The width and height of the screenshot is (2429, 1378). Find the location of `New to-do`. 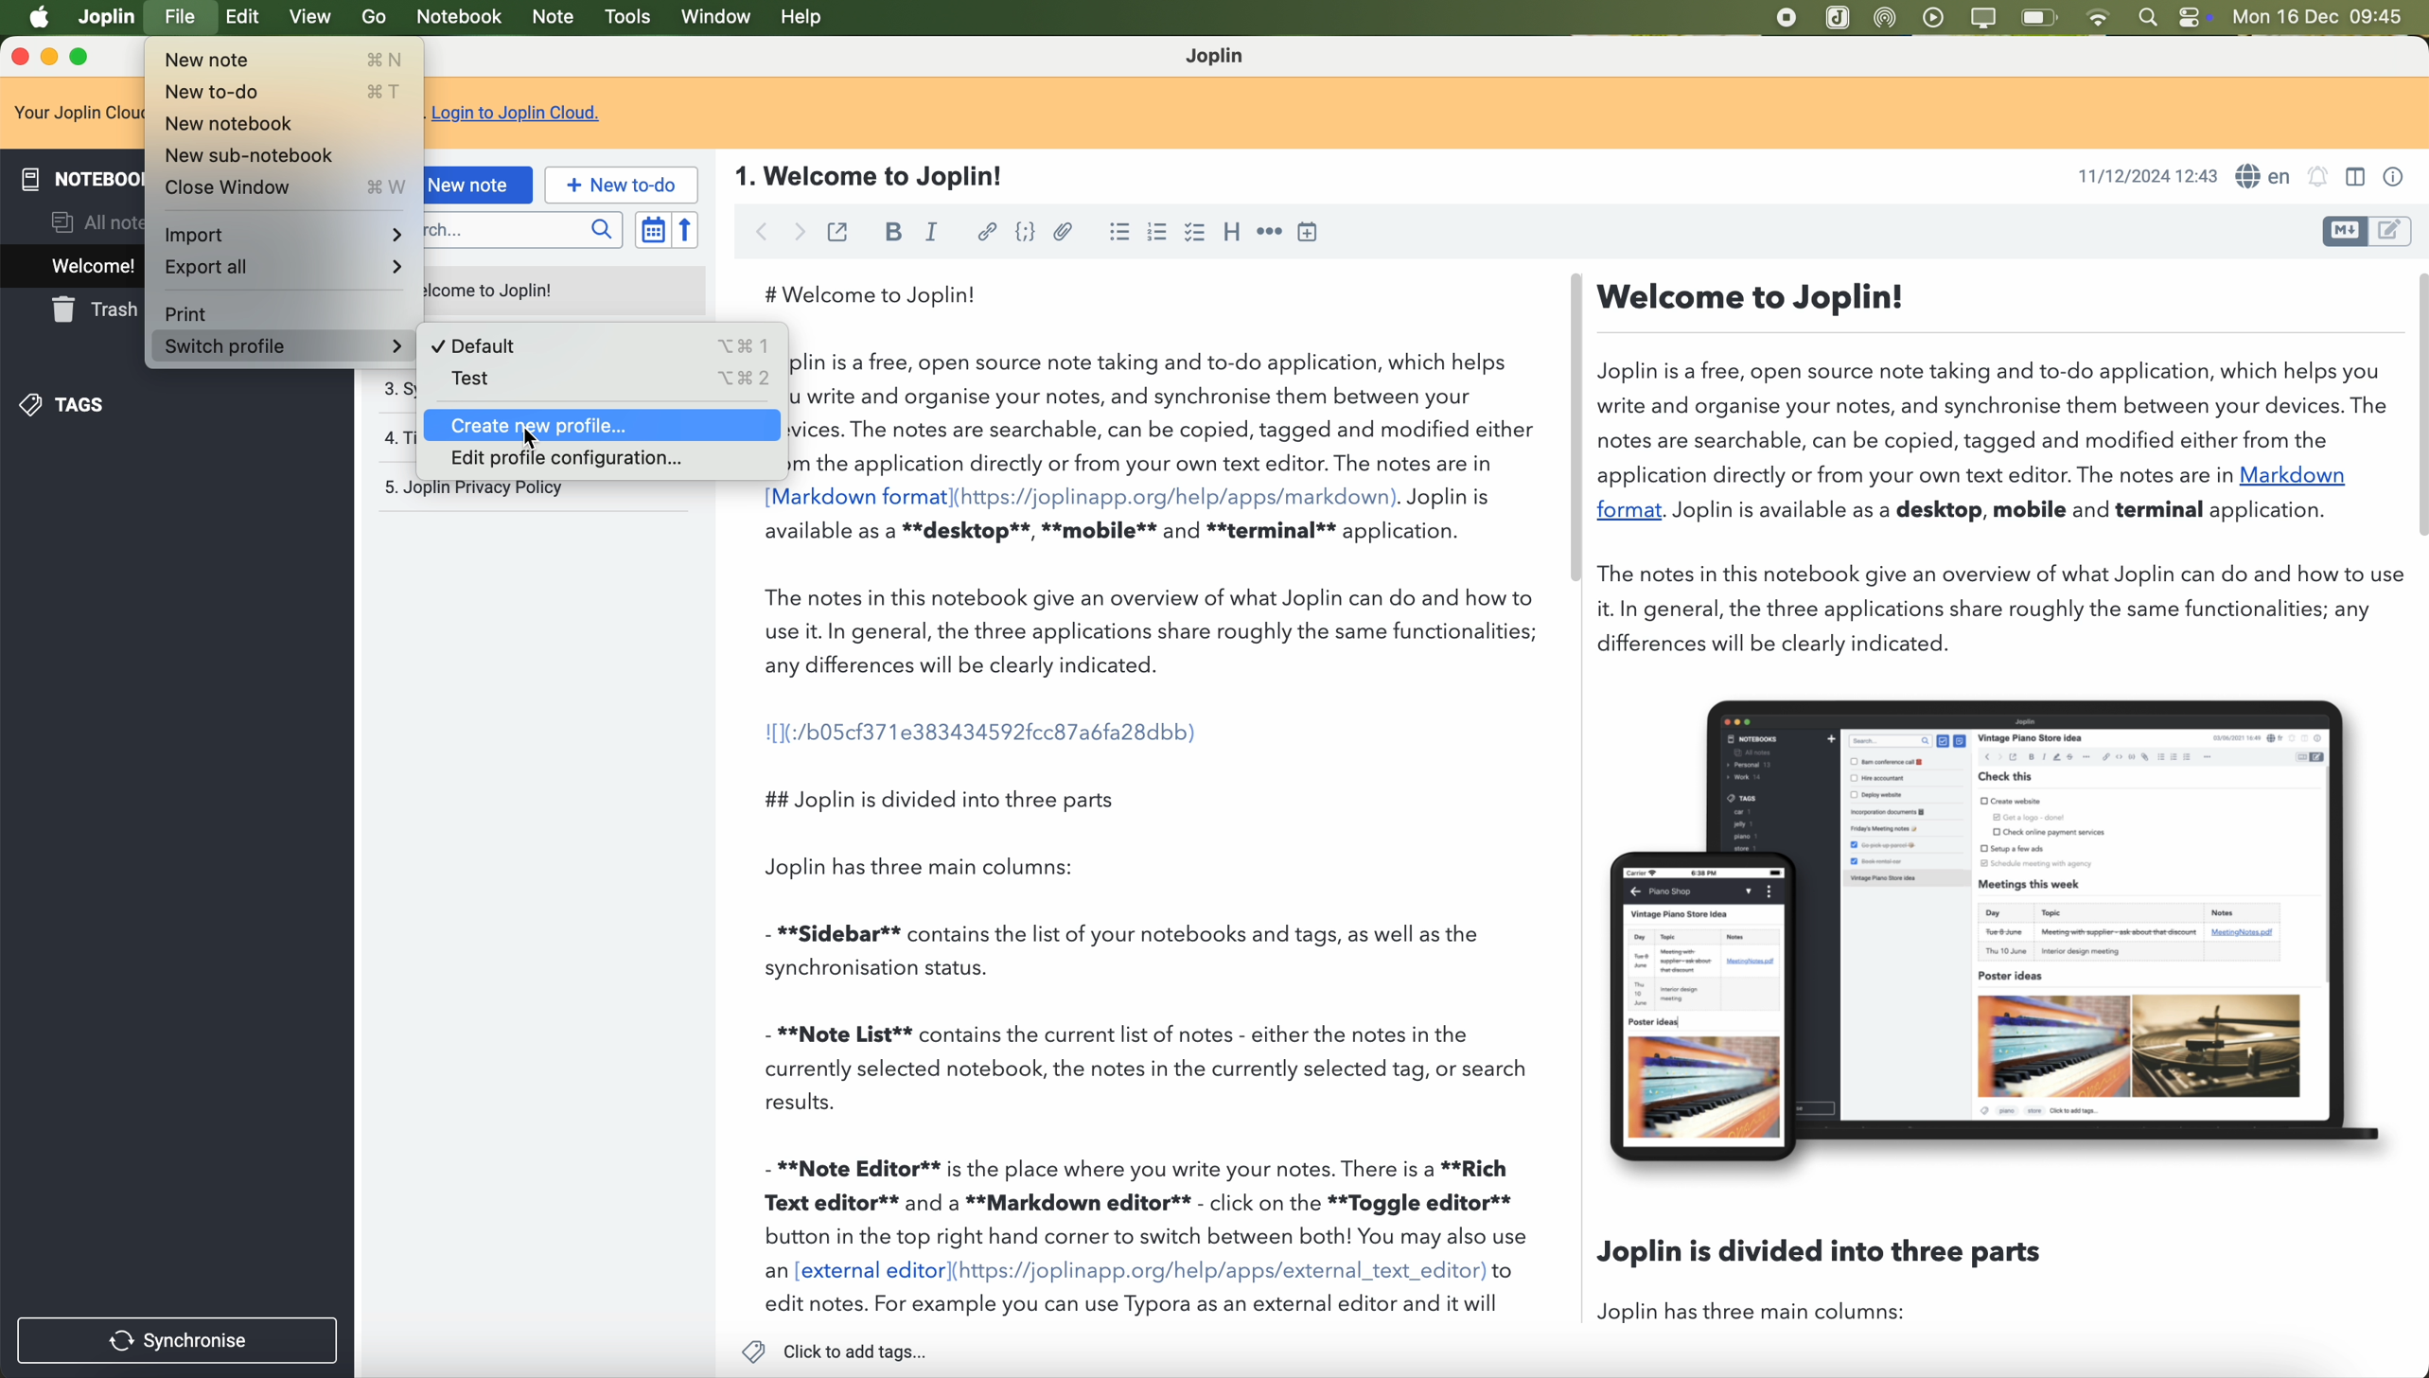

New to-do is located at coordinates (284, 94).